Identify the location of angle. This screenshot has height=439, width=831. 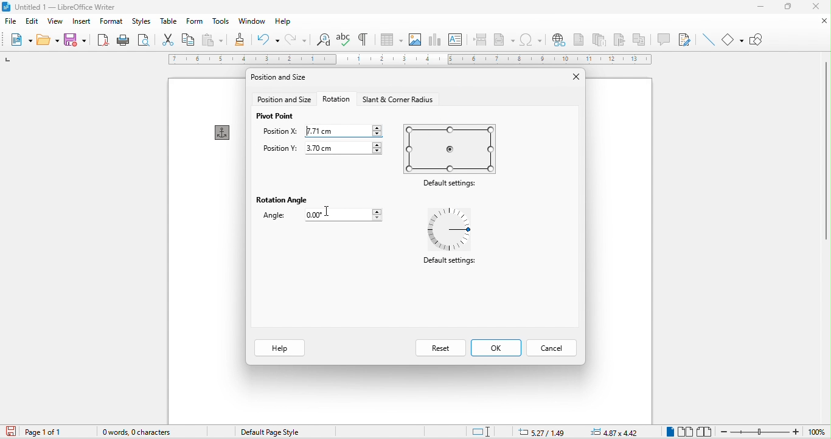
(271, 216).